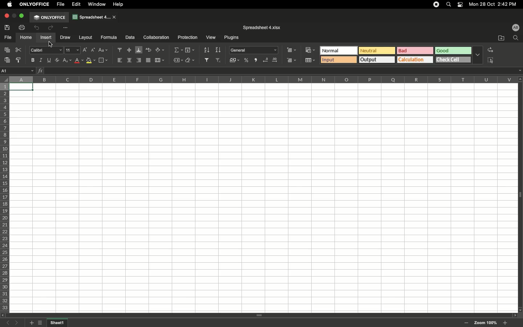  What do you see at coordinates (86, 51) in the screenshot?
I see `Increase size` at bounding box center [86, 51].